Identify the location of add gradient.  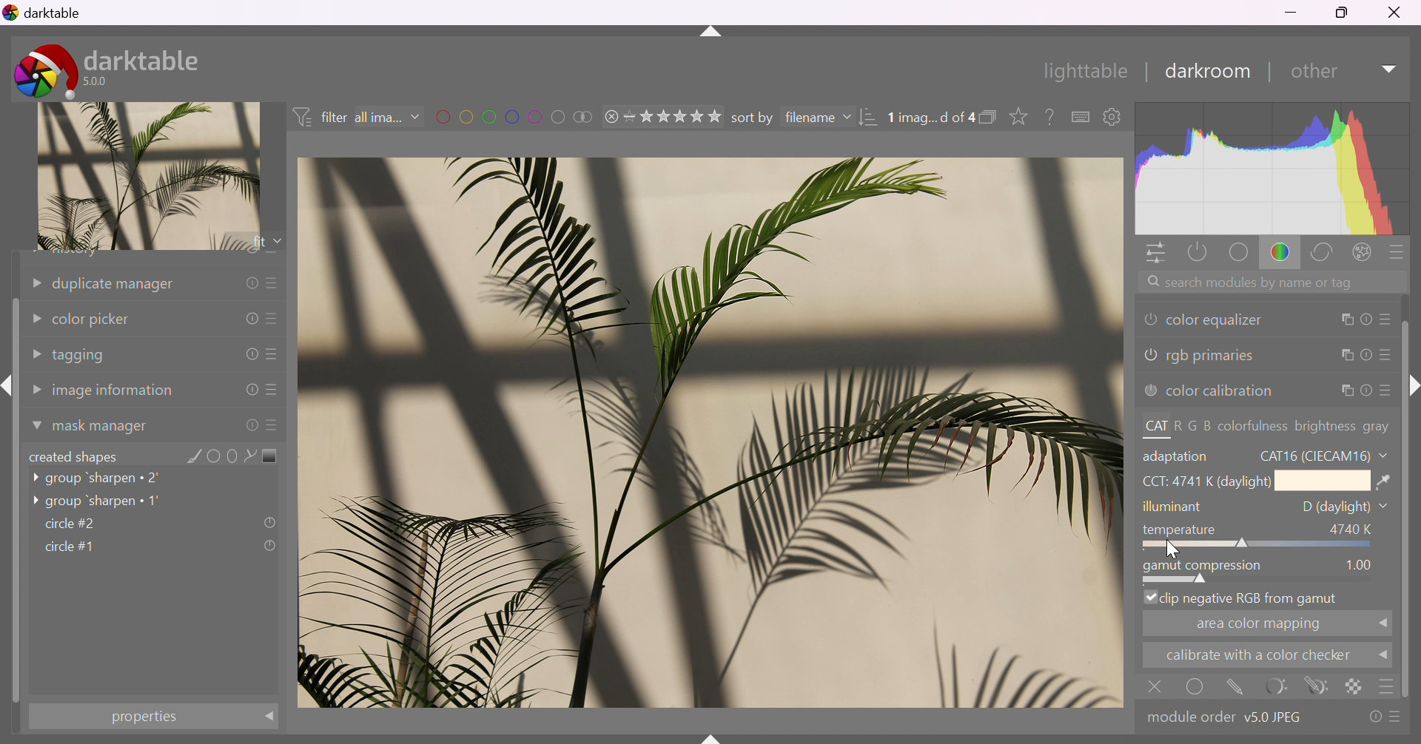
(273, 456).